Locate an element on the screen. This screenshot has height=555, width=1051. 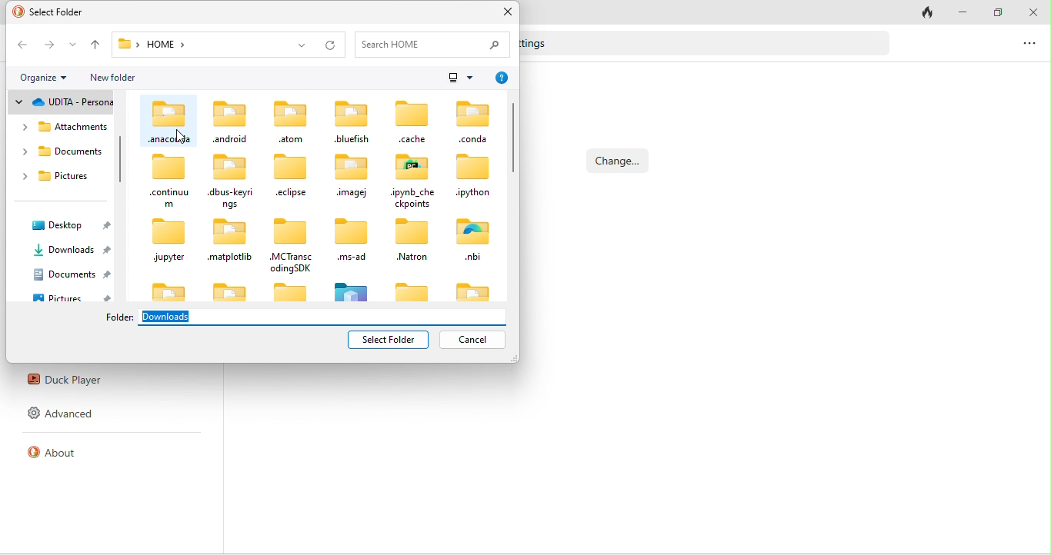
vertical scroll bar is located at coordinates (123, 161).